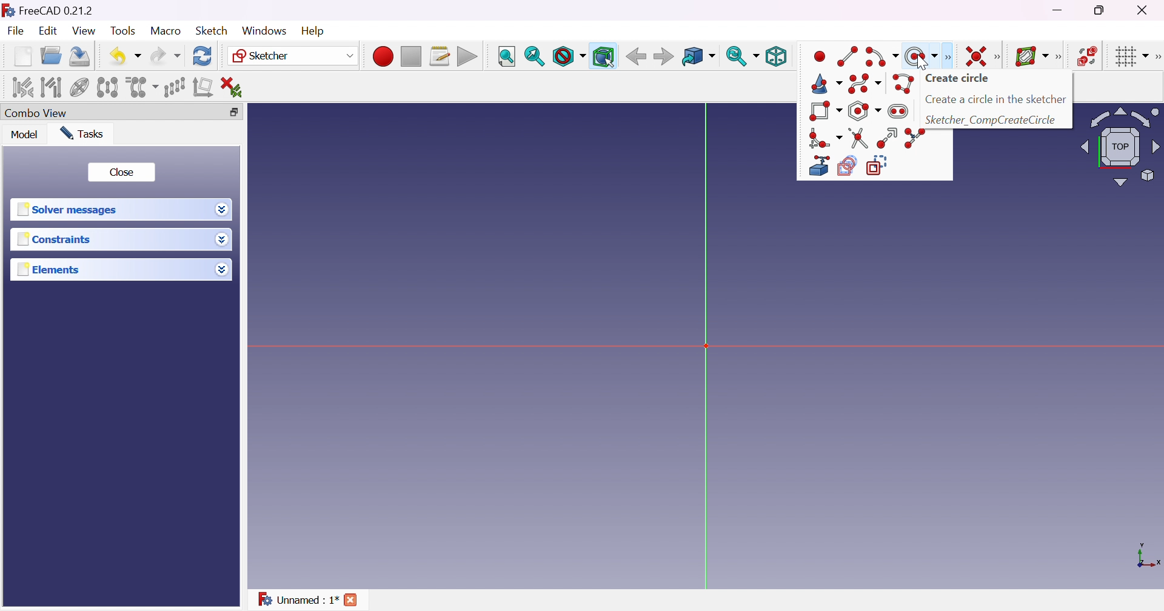 Image resolution: width=1164 pixels, height=611 pixels. What do you see at coordinates (993, 121) in the screenshot?
I see `Sketcher_CompCreateCircle` at bounding box center [993, 121].